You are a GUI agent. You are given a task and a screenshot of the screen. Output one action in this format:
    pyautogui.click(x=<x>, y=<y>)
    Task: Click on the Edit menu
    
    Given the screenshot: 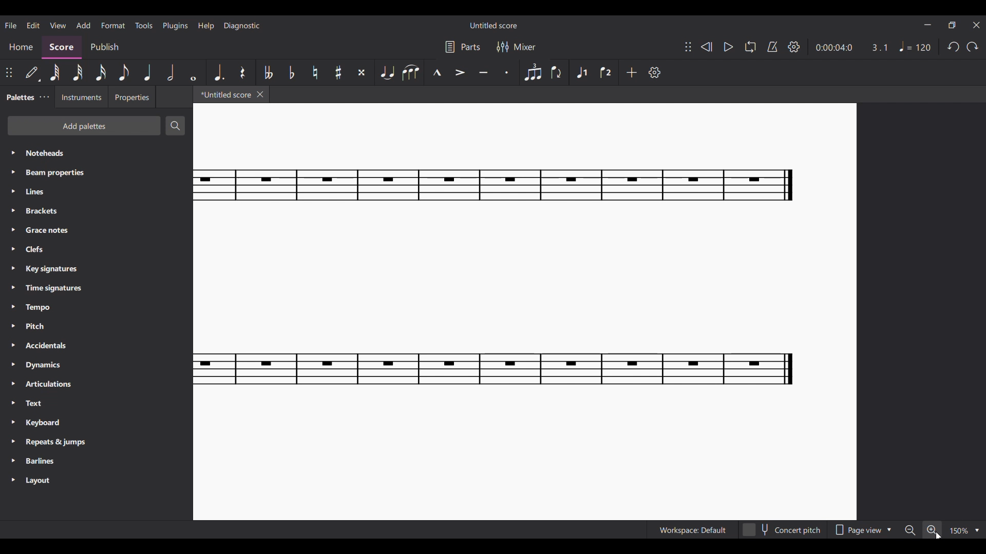 What is the action you would take?
    pyautogui.click(x=33, y=26)
    